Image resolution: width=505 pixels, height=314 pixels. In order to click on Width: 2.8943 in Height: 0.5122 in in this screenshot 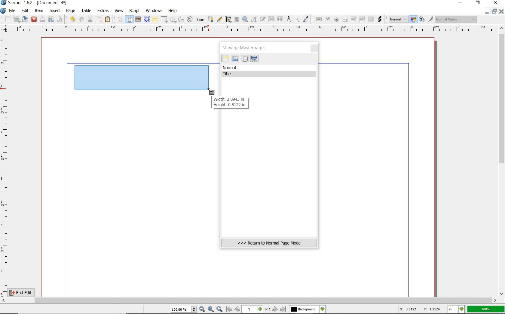, I will do `click(229, 103)`.